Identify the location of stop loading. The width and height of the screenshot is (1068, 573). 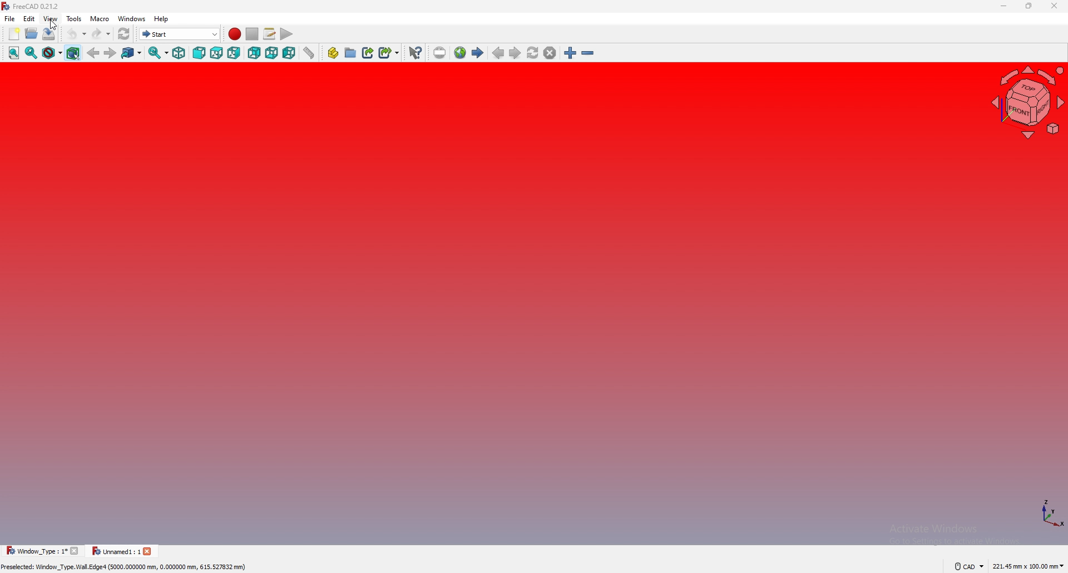
(549, 52).